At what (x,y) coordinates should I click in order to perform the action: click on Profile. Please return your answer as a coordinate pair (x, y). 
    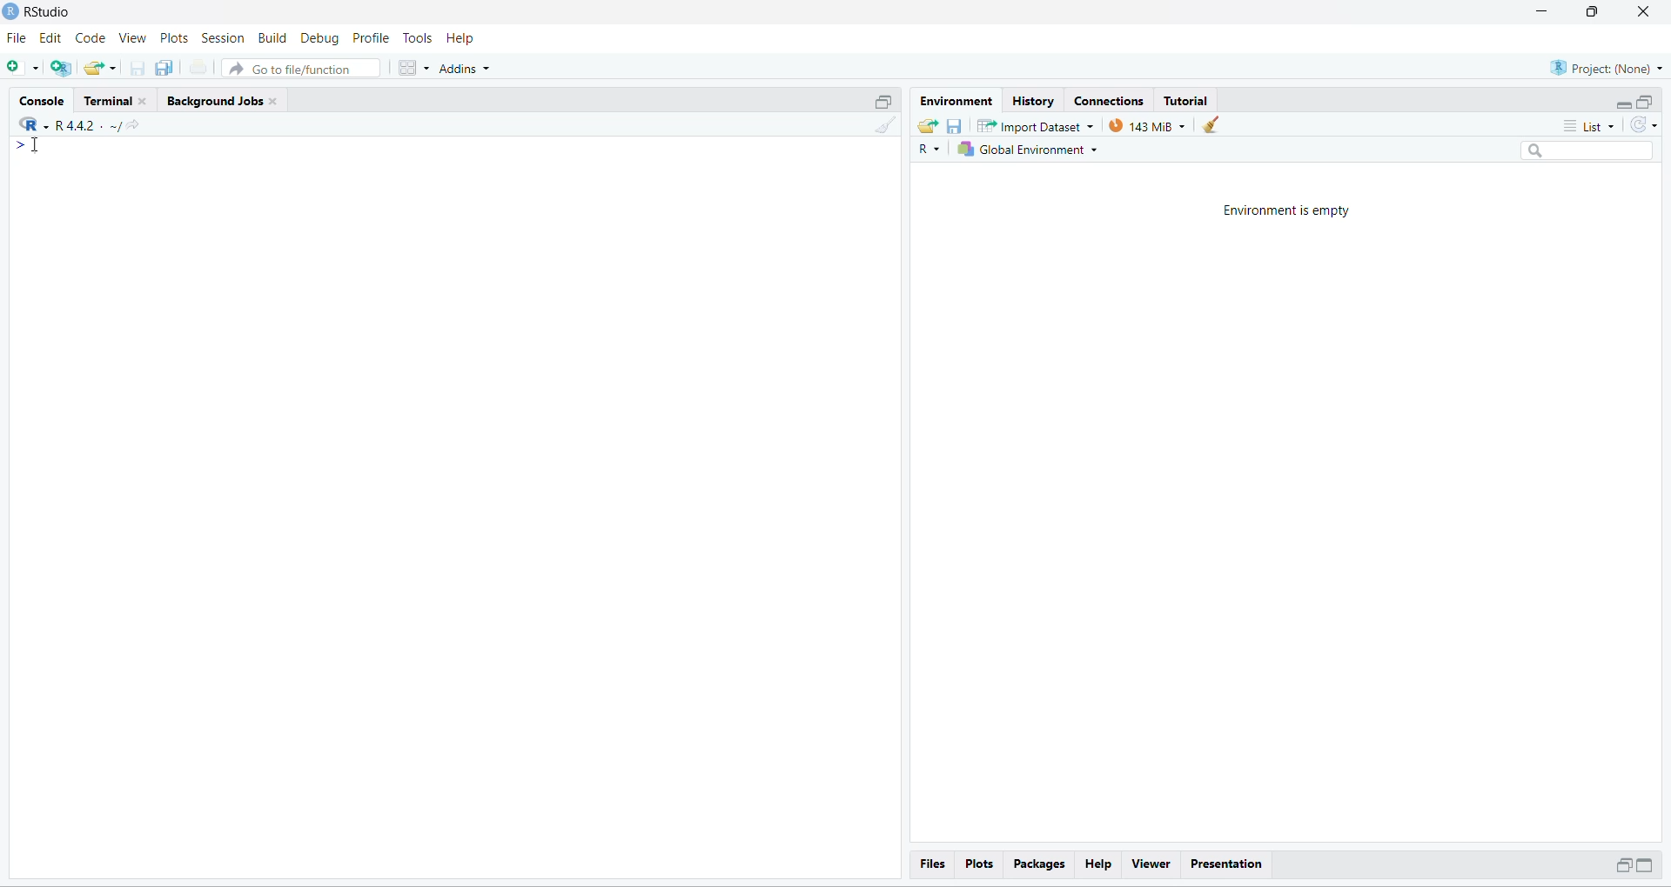
    Looking at the image, I should click on (370, 37).